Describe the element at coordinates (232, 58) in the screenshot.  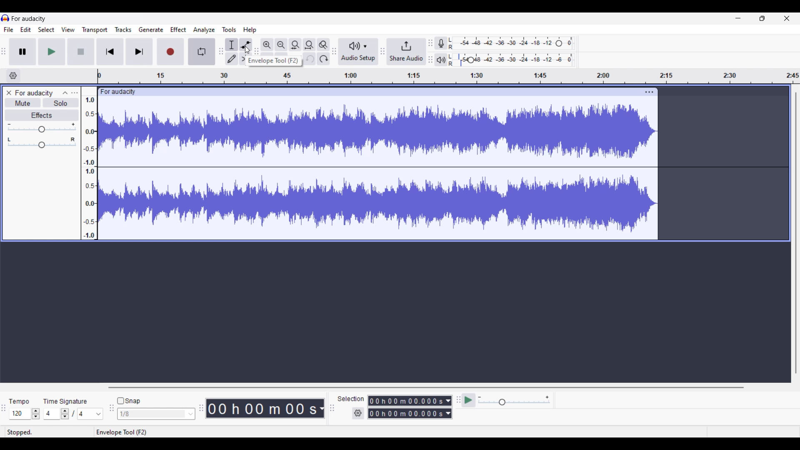
I see `Draw tool` at that location.